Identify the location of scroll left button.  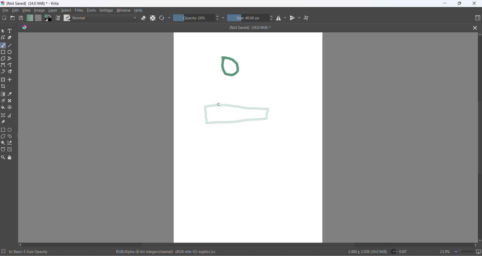
(22, 243).